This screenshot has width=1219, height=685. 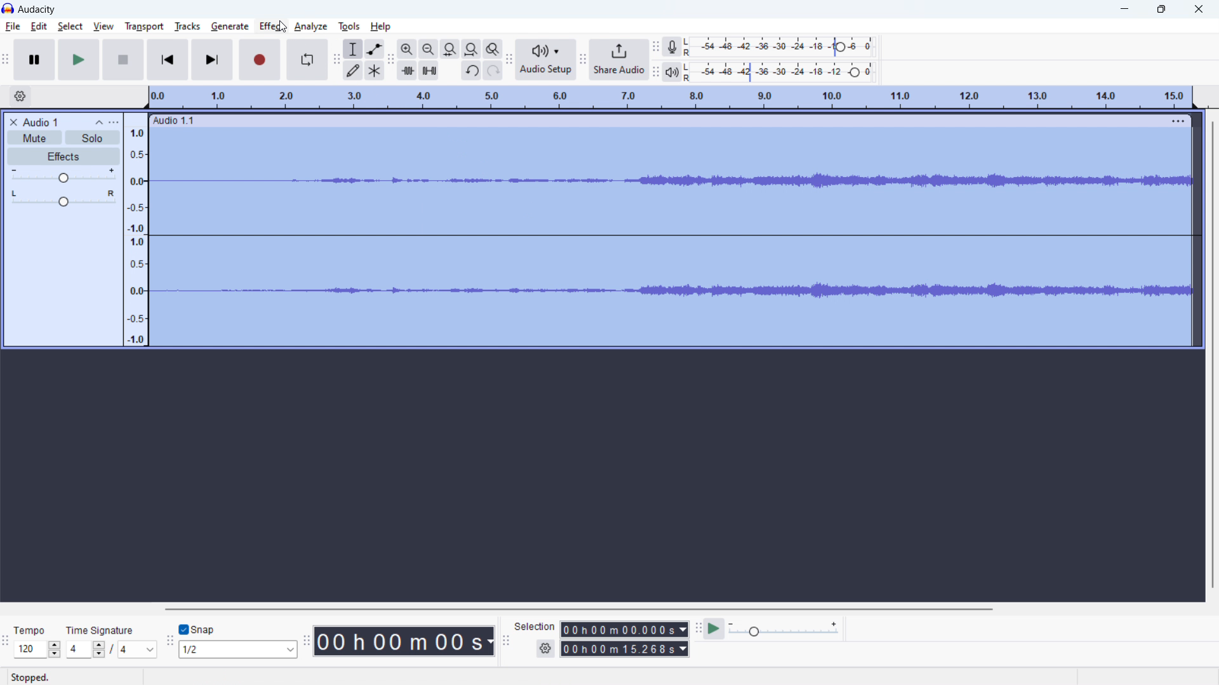 What do you see at coordinates (676, 71) in the screenshot?
I see `playback meter` at bounding box center [676, 71].